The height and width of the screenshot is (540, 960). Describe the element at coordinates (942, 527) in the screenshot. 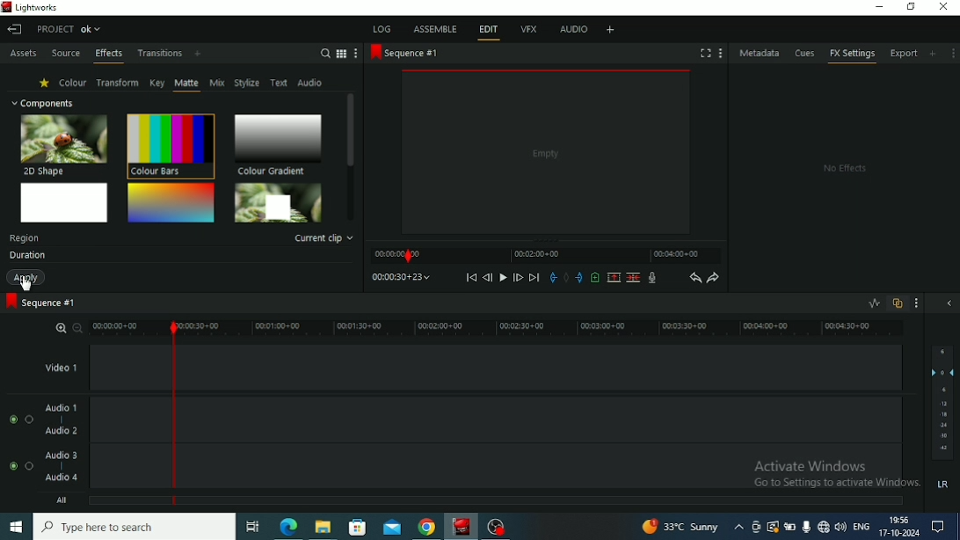

I see `Message` at that location.